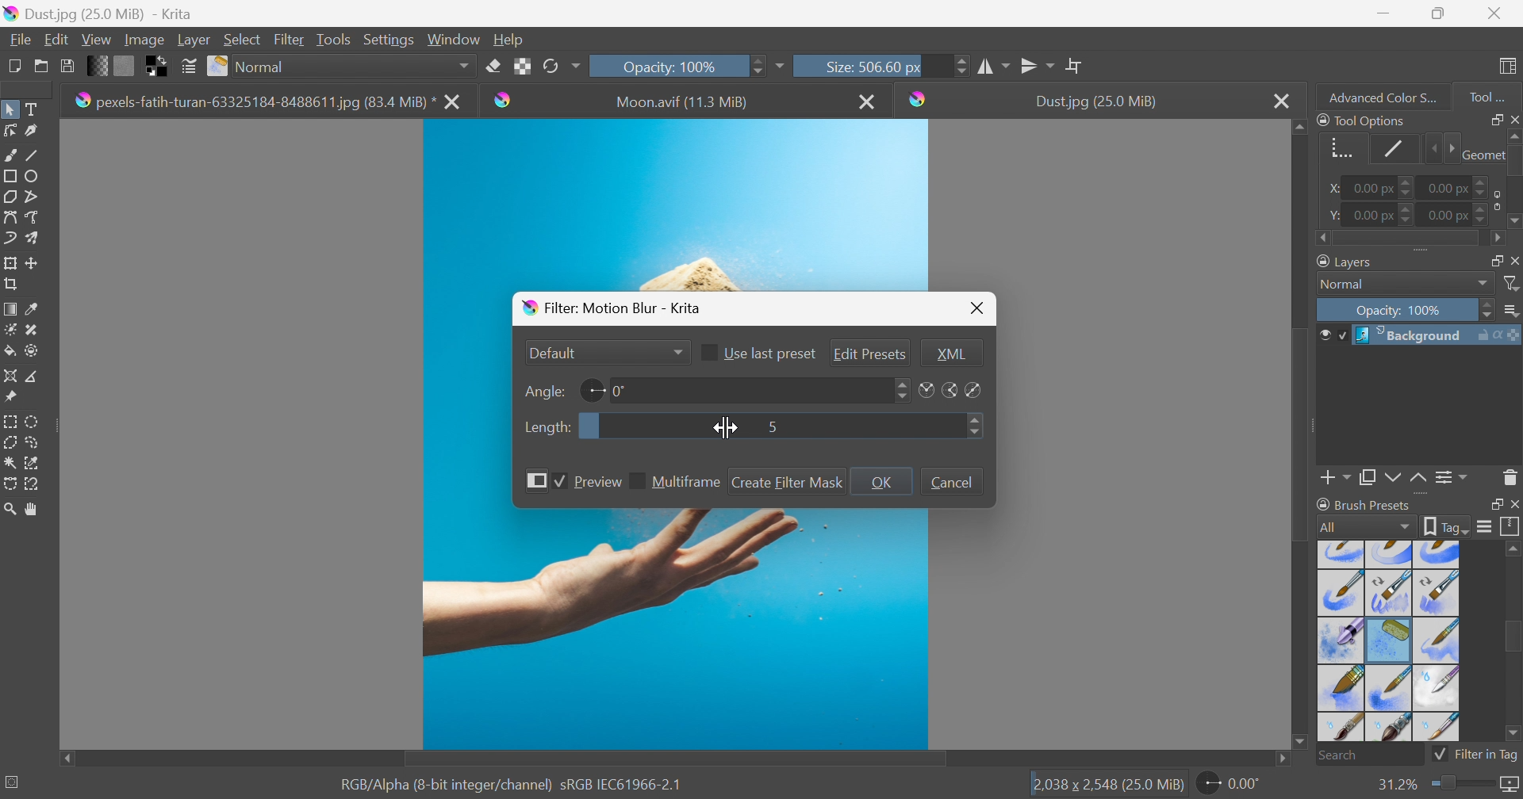  Describe the element at coordinates (455, 103) in the screenshot. I see `close` at that location.